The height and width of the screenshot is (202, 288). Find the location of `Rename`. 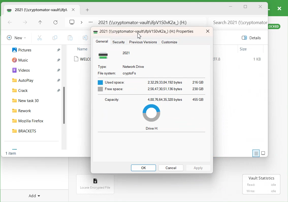

Rename is located at coordinates (85, 38).